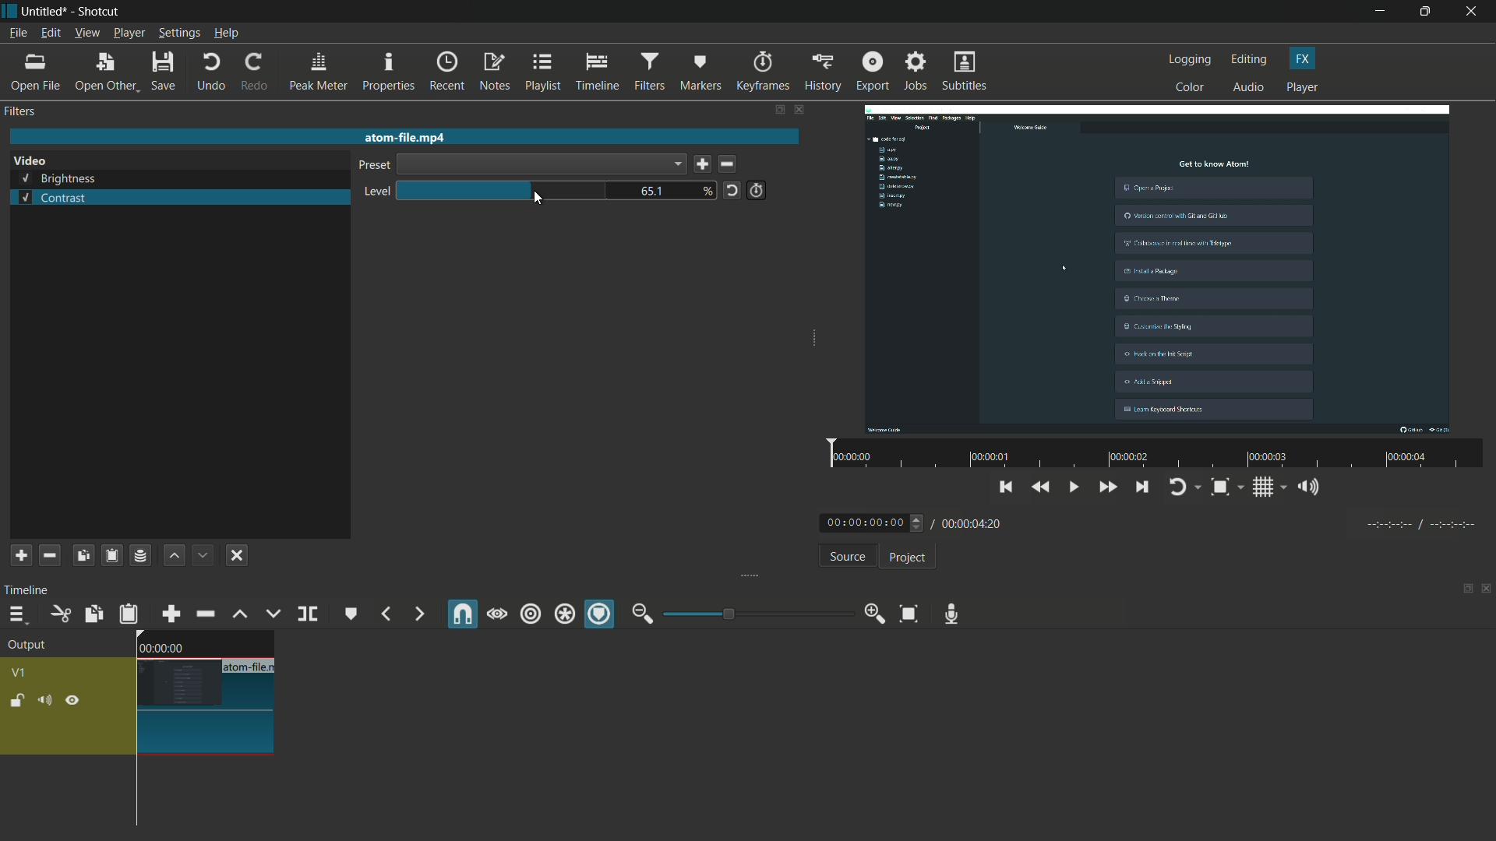  I want to click on use keyframes for this parameter, so click(756, 190).